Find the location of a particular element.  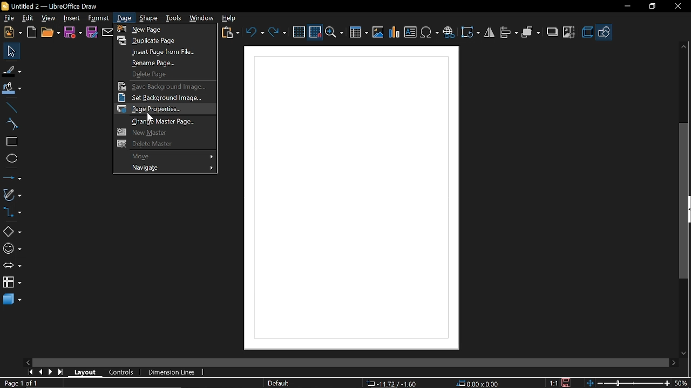

Curves and polygons is located at coordinates (12, 196).